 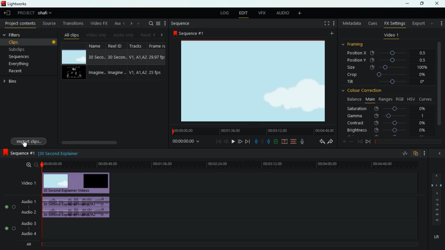 What do you see at coordinates (394, 23) in the screenshot?
I see `fx settings` at bounding box center [394, 23].